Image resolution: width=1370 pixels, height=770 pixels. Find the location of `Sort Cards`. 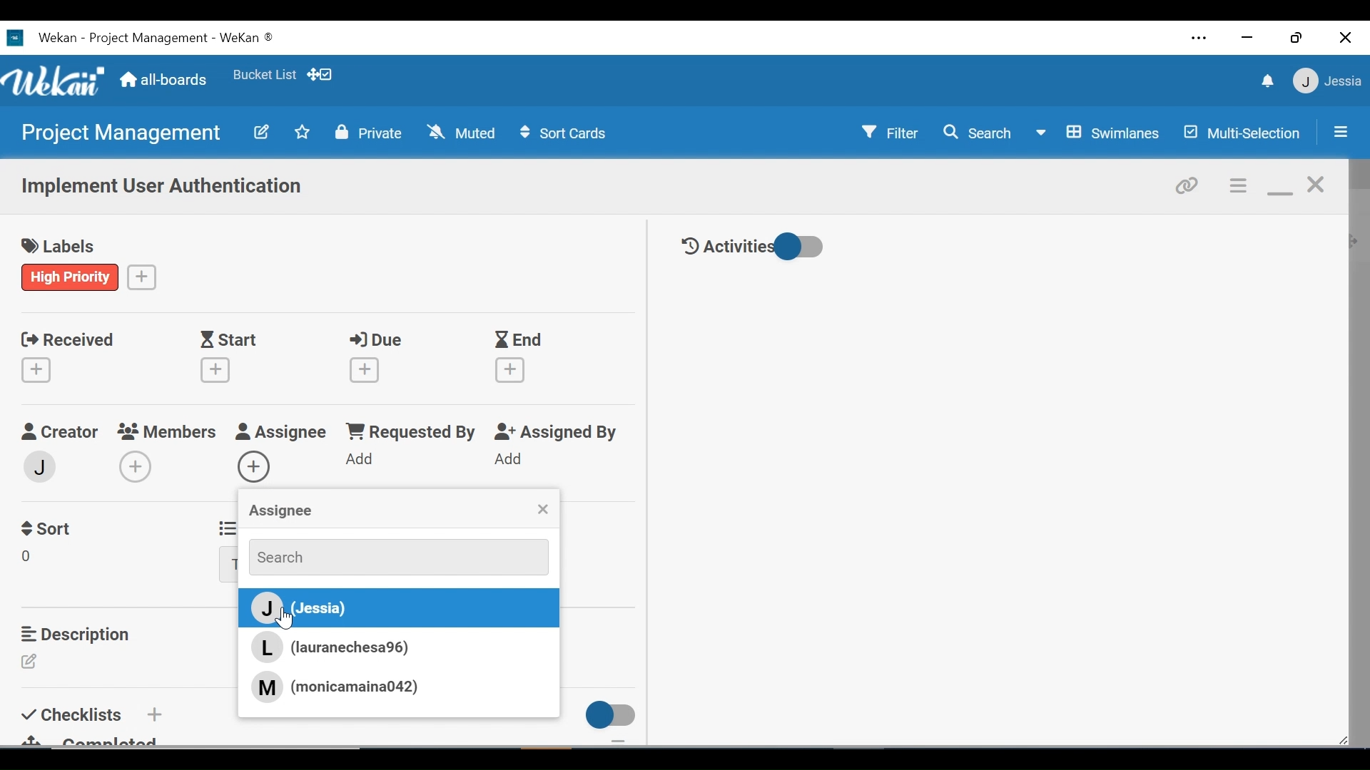

Sort Cards is located at coordinates (562, 133).